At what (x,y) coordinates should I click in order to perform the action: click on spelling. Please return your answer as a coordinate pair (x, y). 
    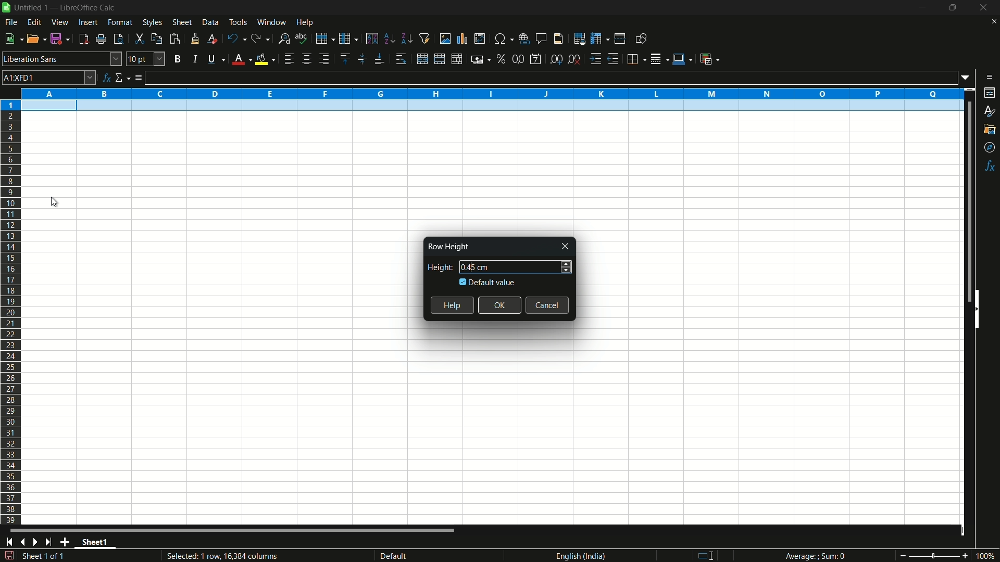
    Looking at the image, I should click on (302, 37).